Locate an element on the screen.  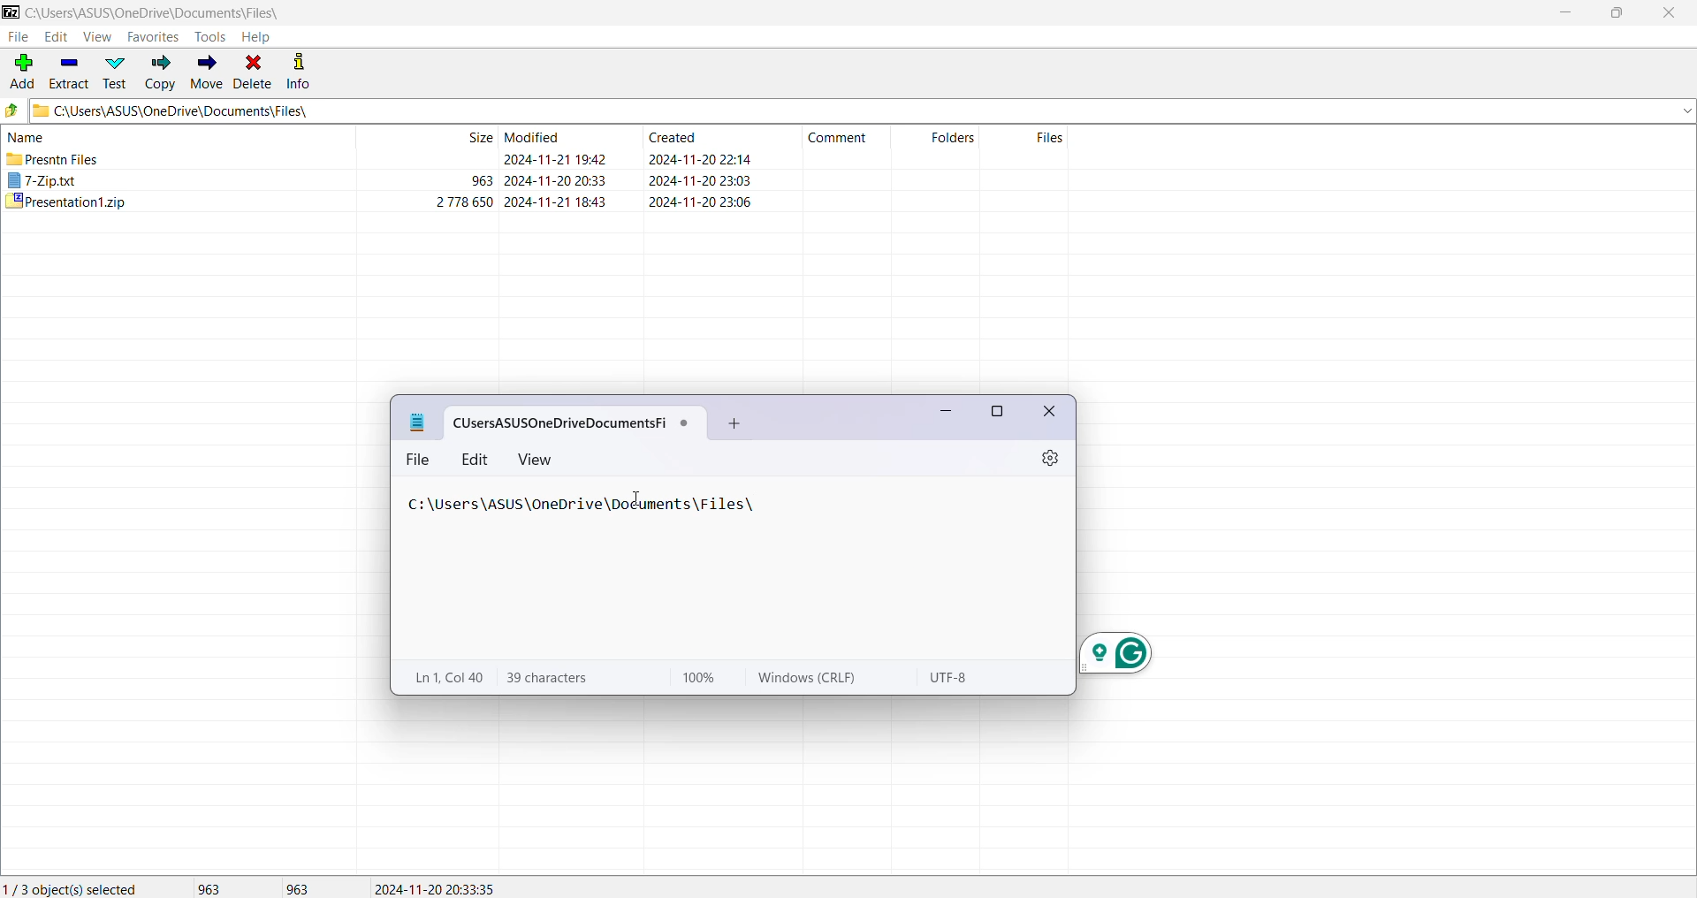
name is located at coordinates (27, 137).